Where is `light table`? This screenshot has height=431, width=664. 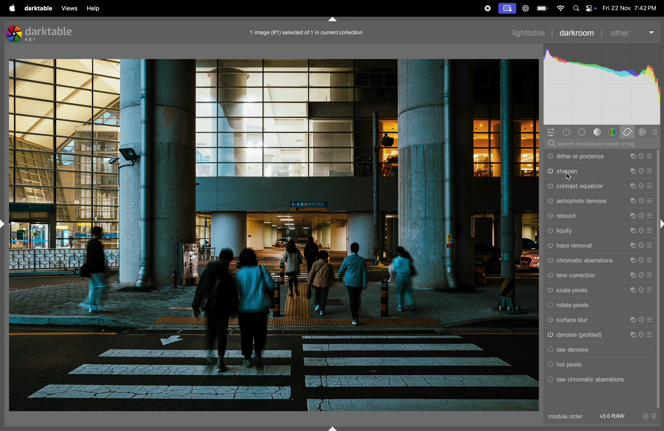 light table is located at coordinates (532, 32).